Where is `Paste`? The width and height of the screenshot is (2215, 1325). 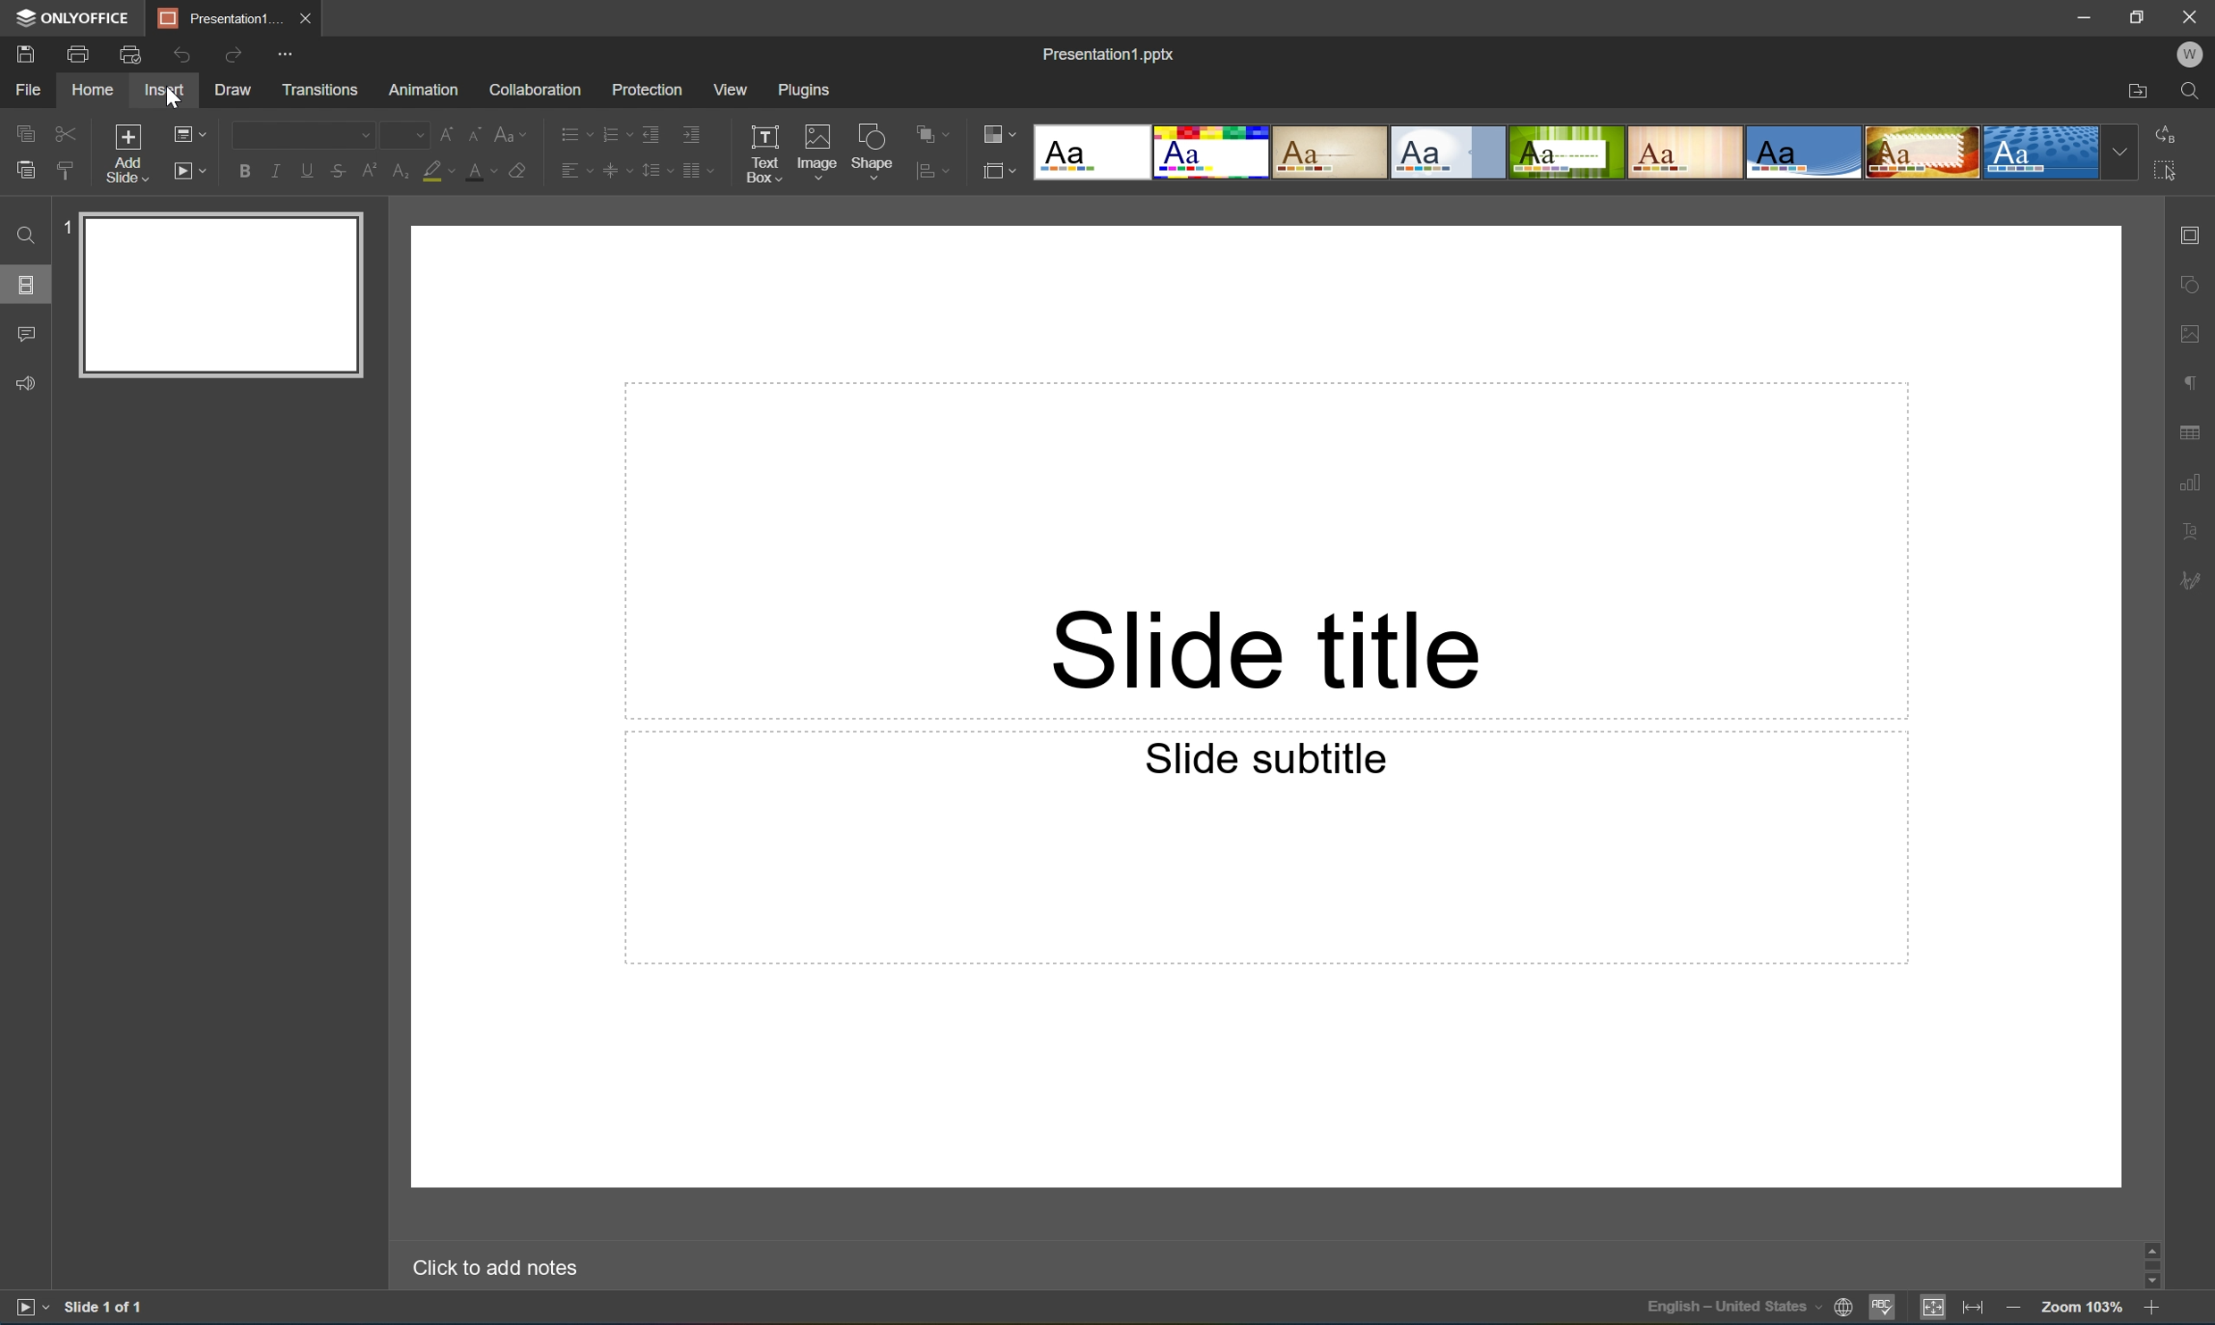 Paste is located at coordinates (25, 171).